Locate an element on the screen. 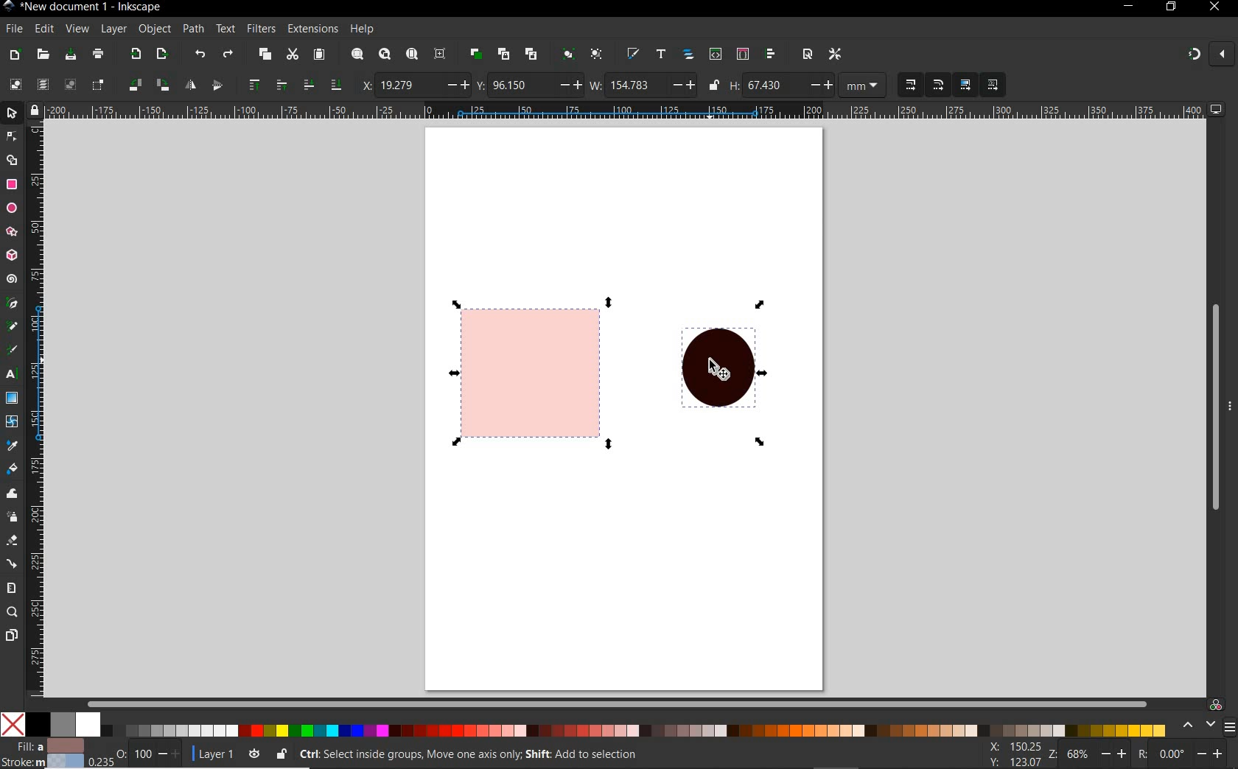 Image resolution: width=1238 pixels, height=769 pixels. Inkscape is located at coordinates (10, 7).